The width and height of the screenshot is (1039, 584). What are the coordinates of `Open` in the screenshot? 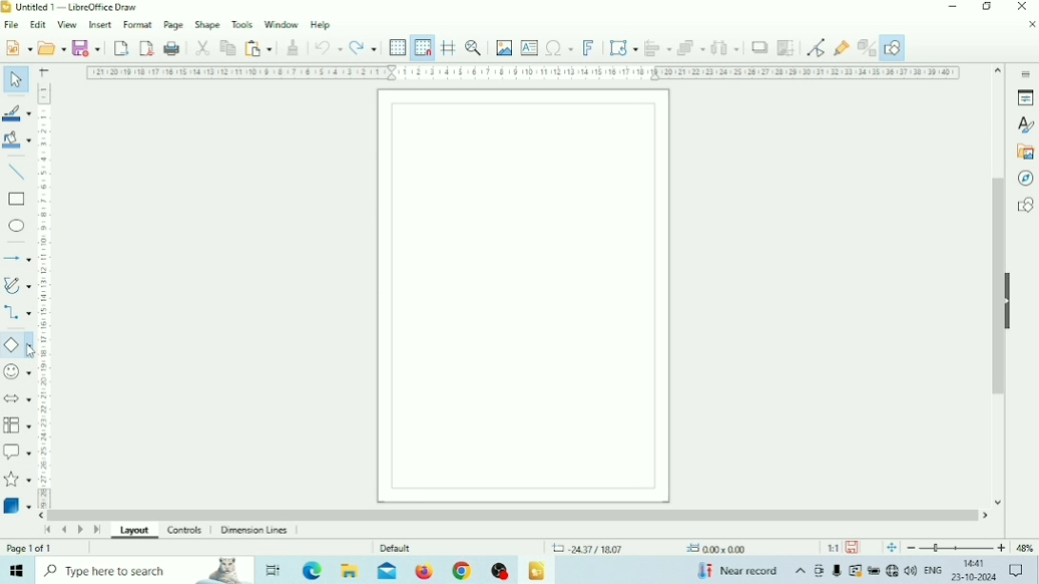 It's located at (51, 48).